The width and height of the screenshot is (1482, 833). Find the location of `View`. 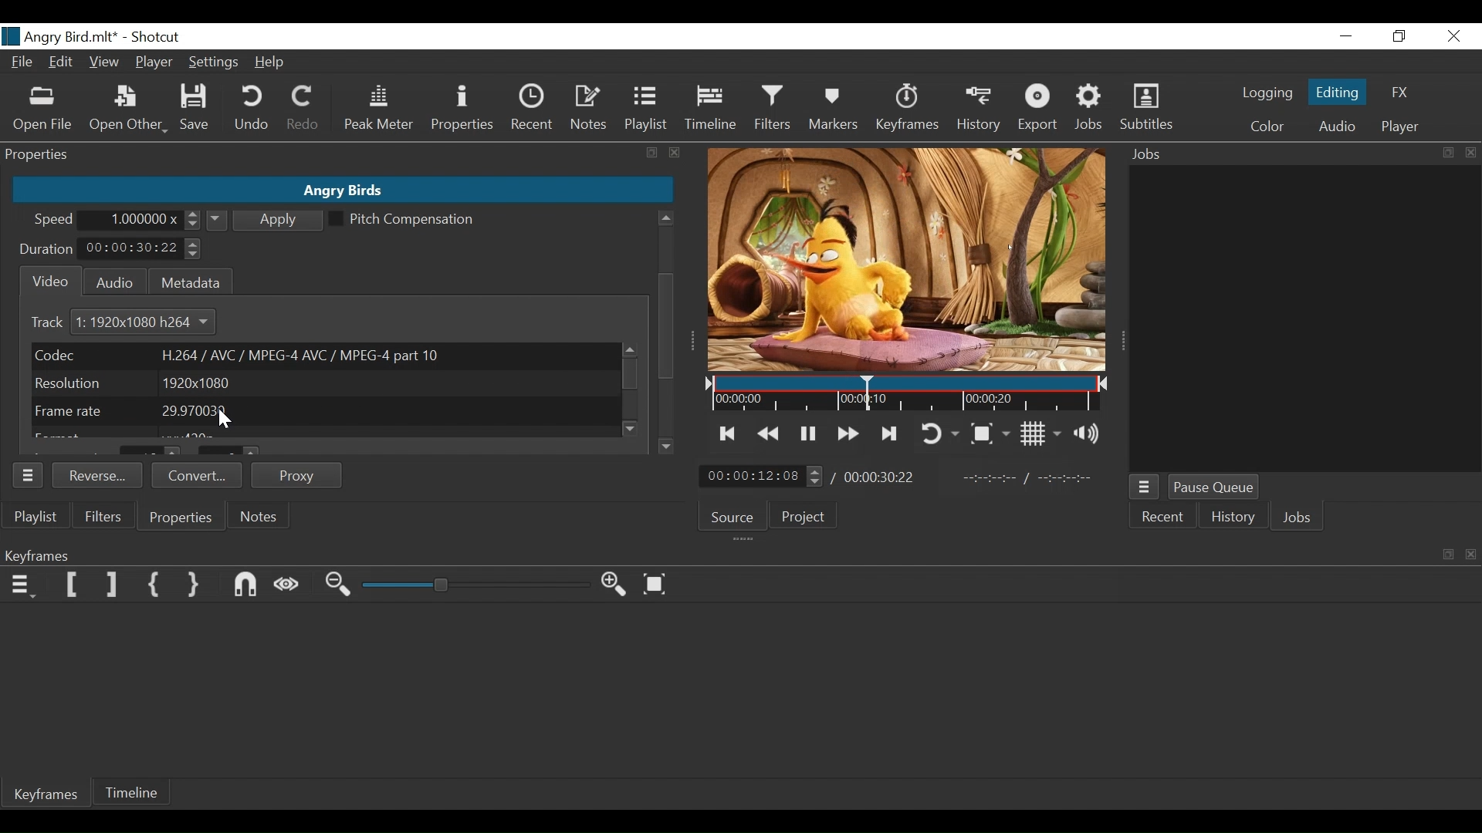

View is located at coordinates (103, 61).